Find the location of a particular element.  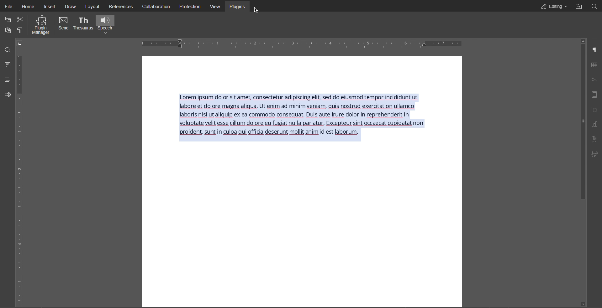

Open File Location is located at coordinates (582, 6).